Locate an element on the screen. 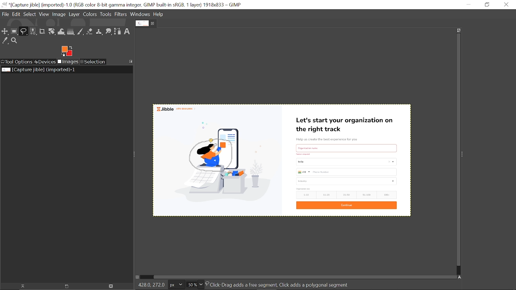  Crop text tool is located at coordinates (42, 32).